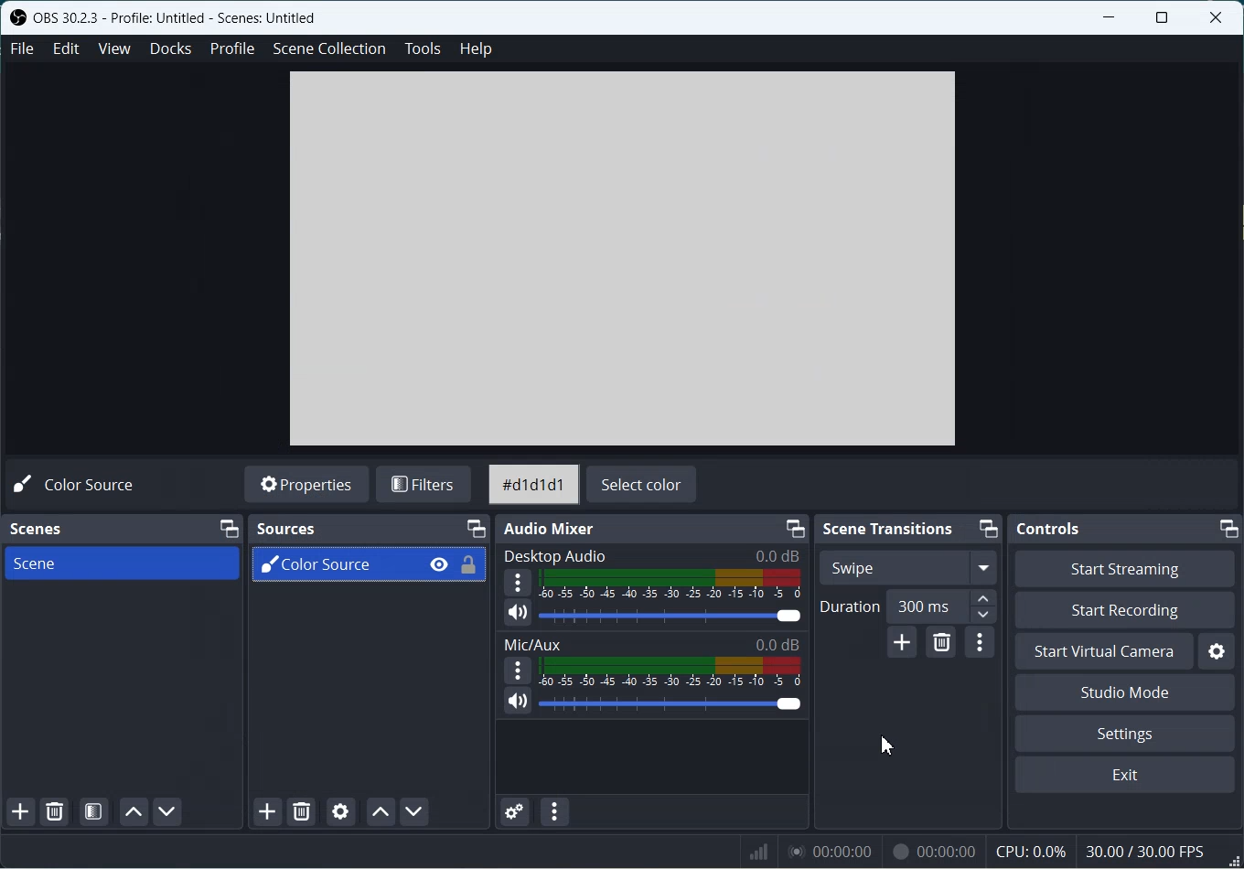  I want to click on Add configurable transition, so click(904, 644).